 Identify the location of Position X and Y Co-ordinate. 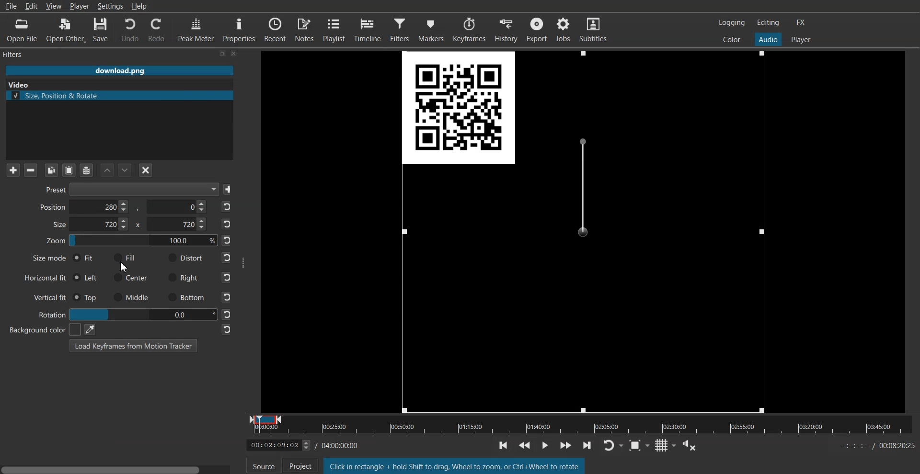
(123, 207).